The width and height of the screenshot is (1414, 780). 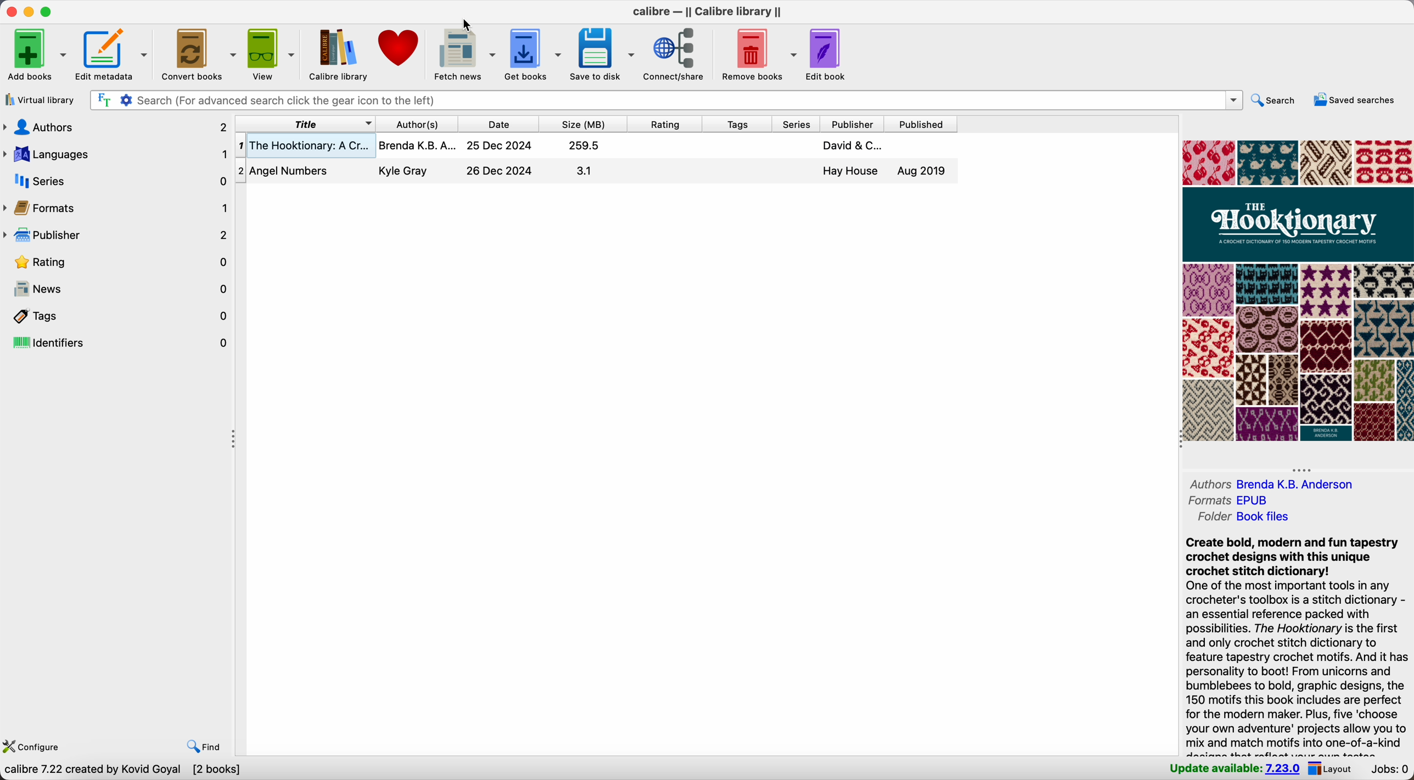 What do you see at coordinates (827, 54) in the screenshot?
I see `edit book` at bounding box center [827, 54].